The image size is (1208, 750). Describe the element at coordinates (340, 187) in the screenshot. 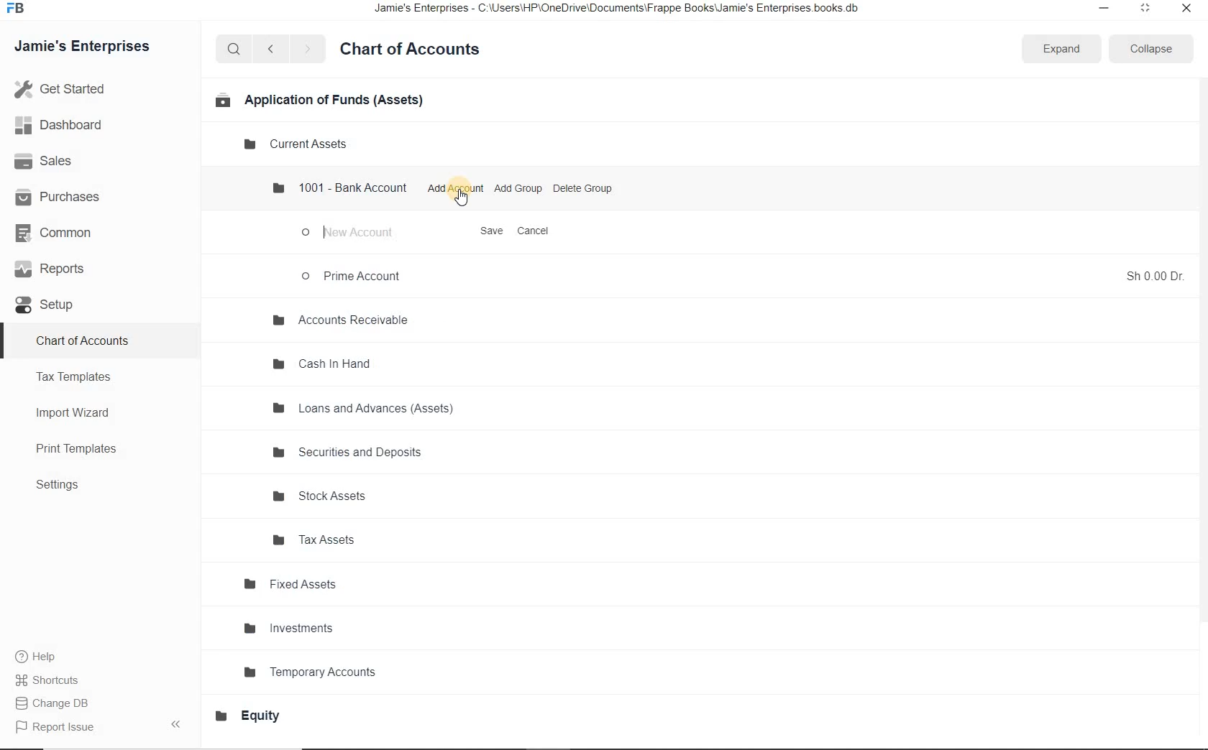

I see `1001 - Bank Account` at that location.